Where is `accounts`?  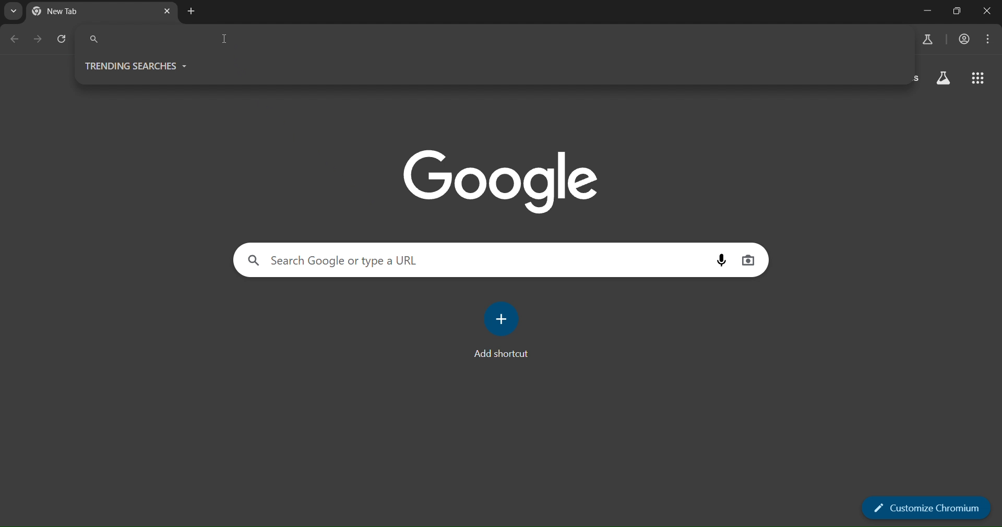 accounts is located at coordinates (965, 39).